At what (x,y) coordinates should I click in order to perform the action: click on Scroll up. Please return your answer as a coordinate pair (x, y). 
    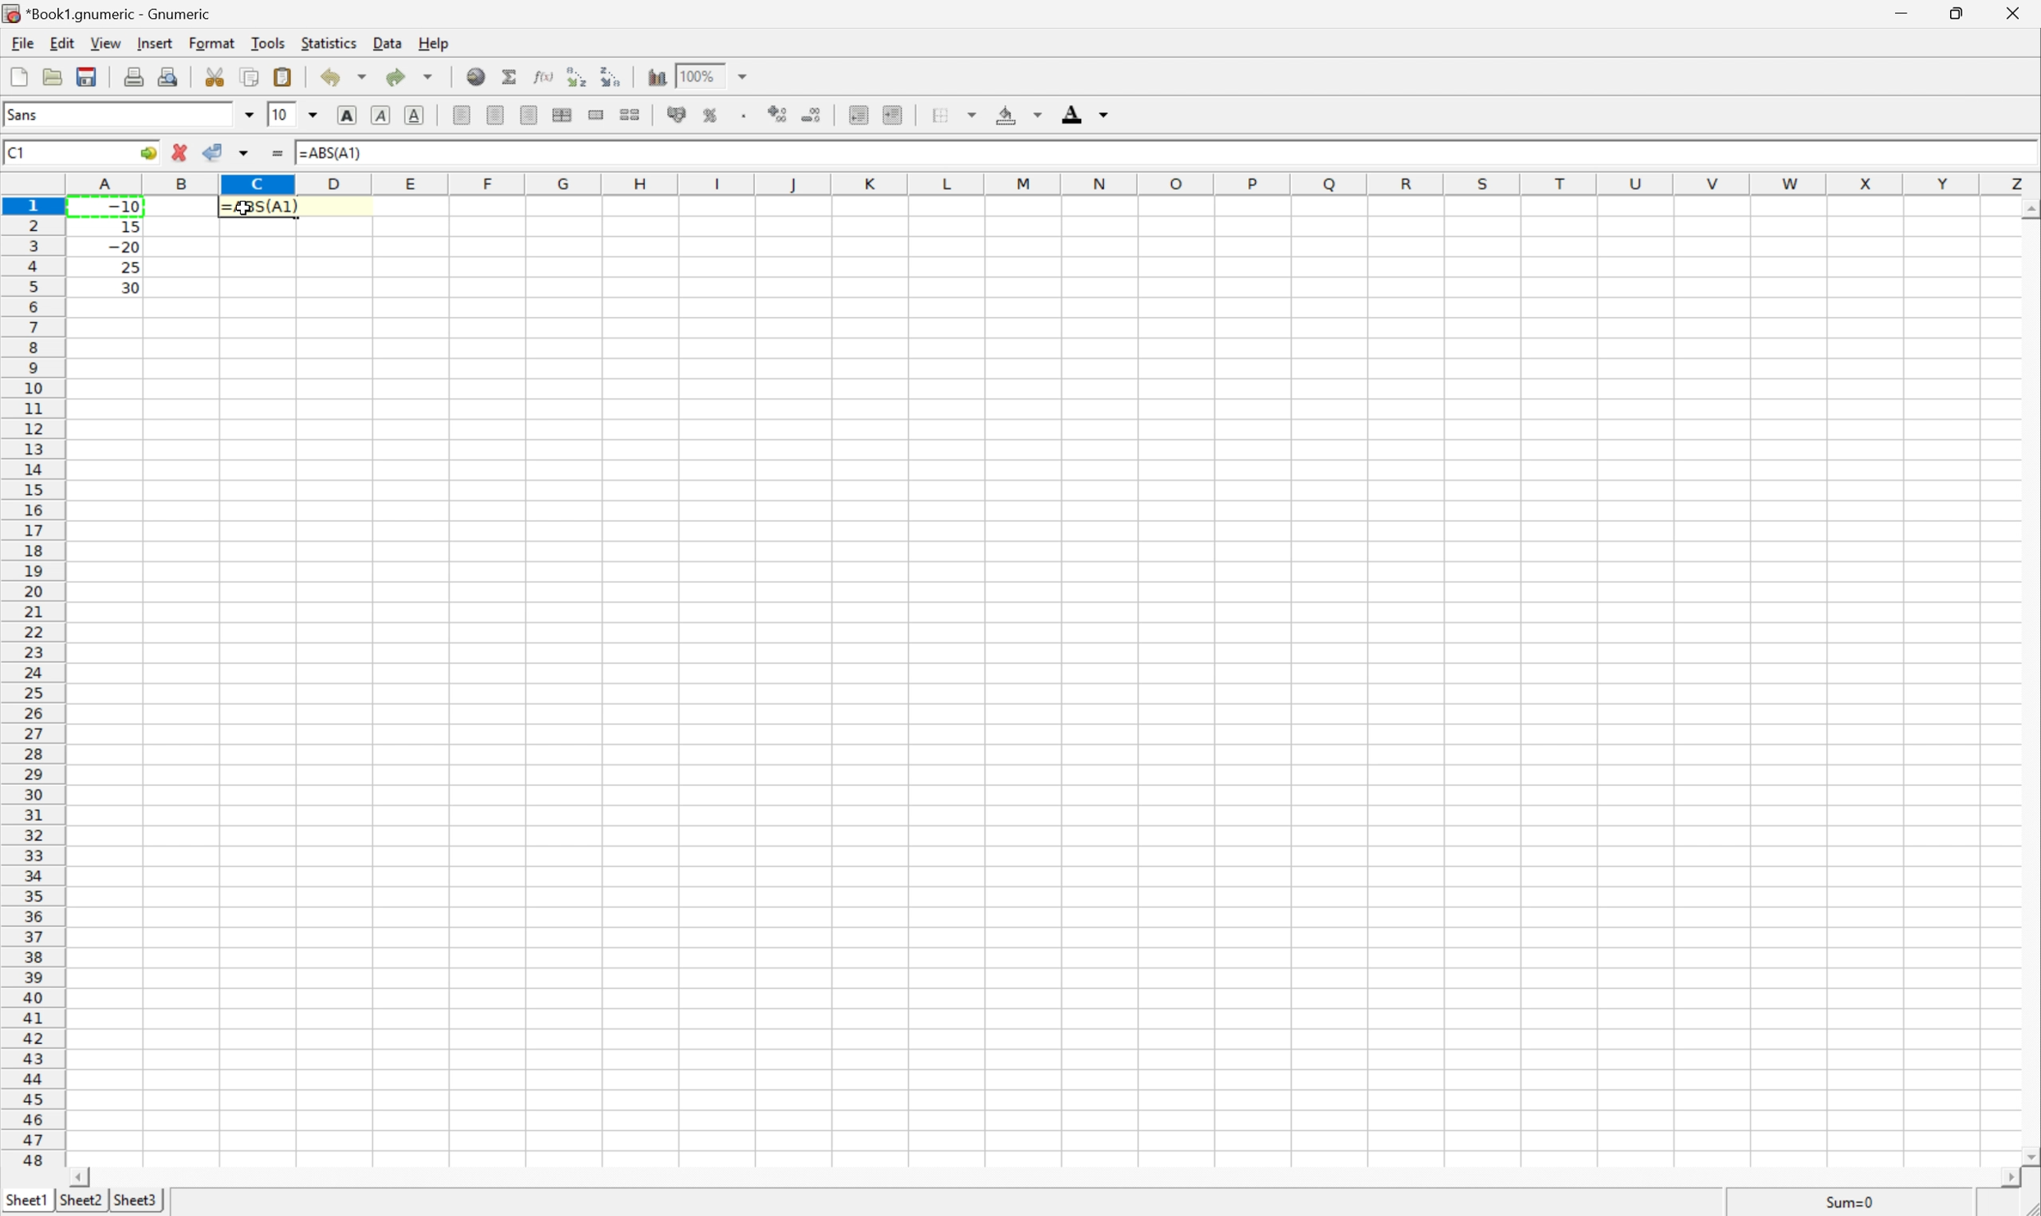
    Looking at the image, I should click on (2028, 208).